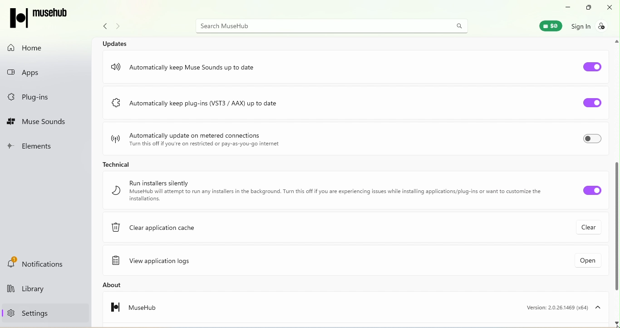 This screenshot has width=620, height=328. Describe the element at coordinates (103, 28) in the screenshot. I see `Navigate back` at that location.